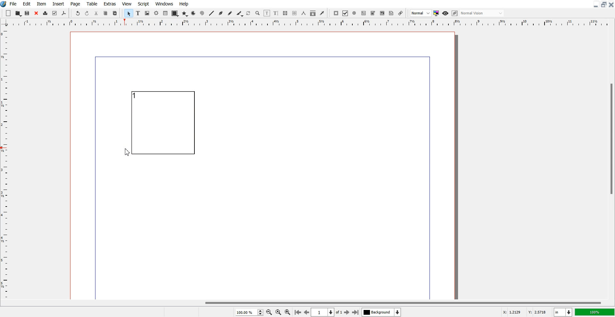 Image resolution: width=615 pixels, height=317 pixels. Describe the element at coordinates (157, 13) in the screenshot. I see `Render frame` at that location.